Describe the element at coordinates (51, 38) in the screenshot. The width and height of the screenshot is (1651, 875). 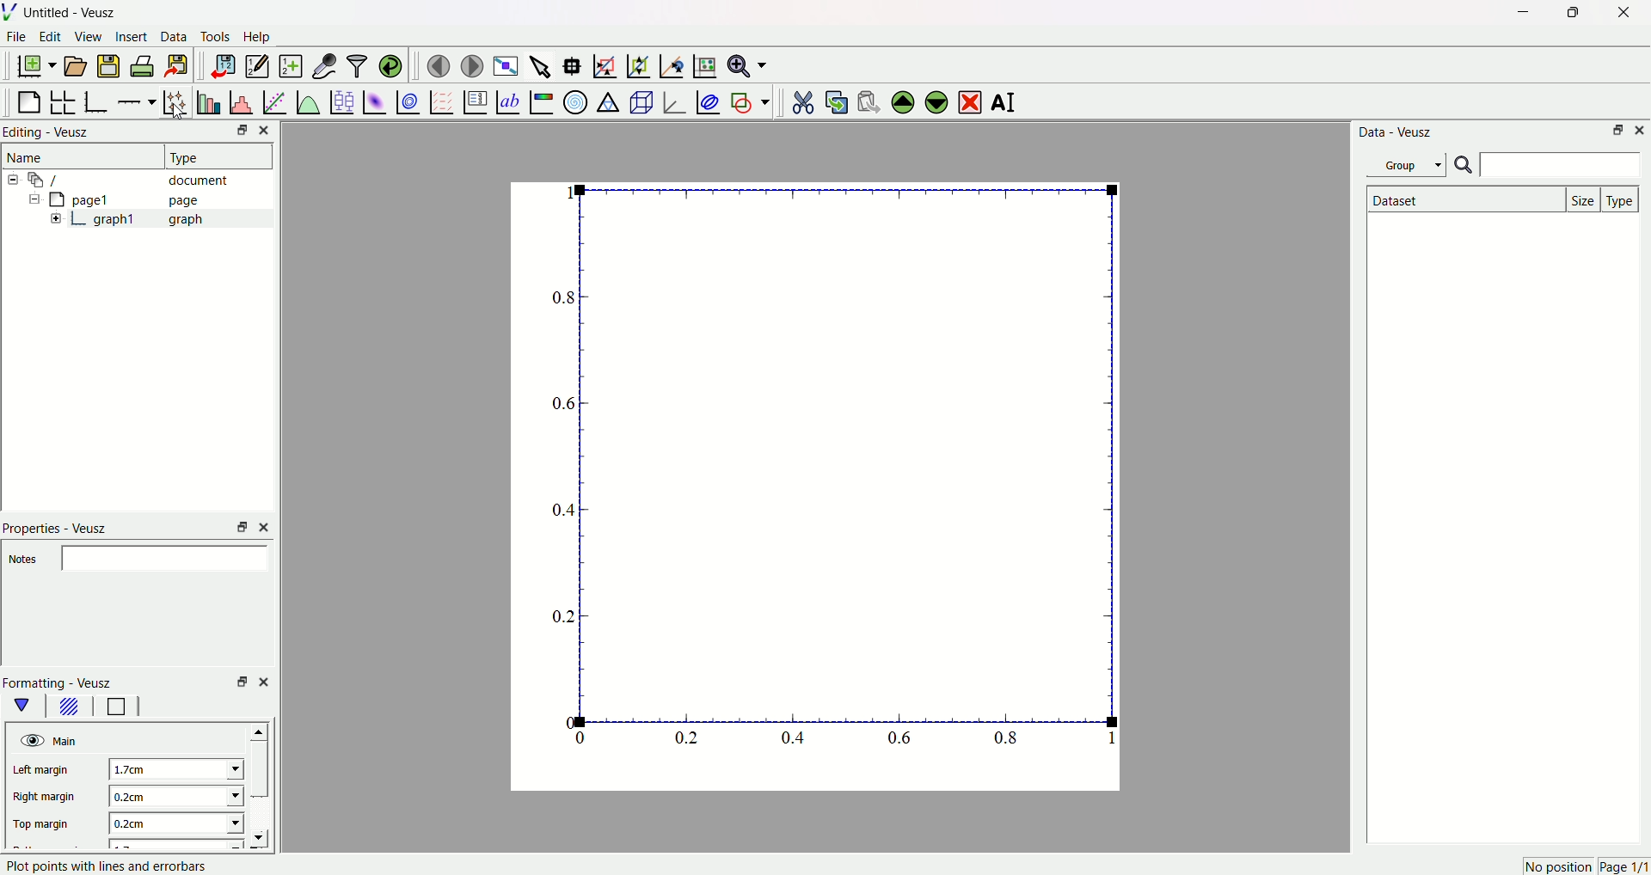
I see `Edit` at that location.